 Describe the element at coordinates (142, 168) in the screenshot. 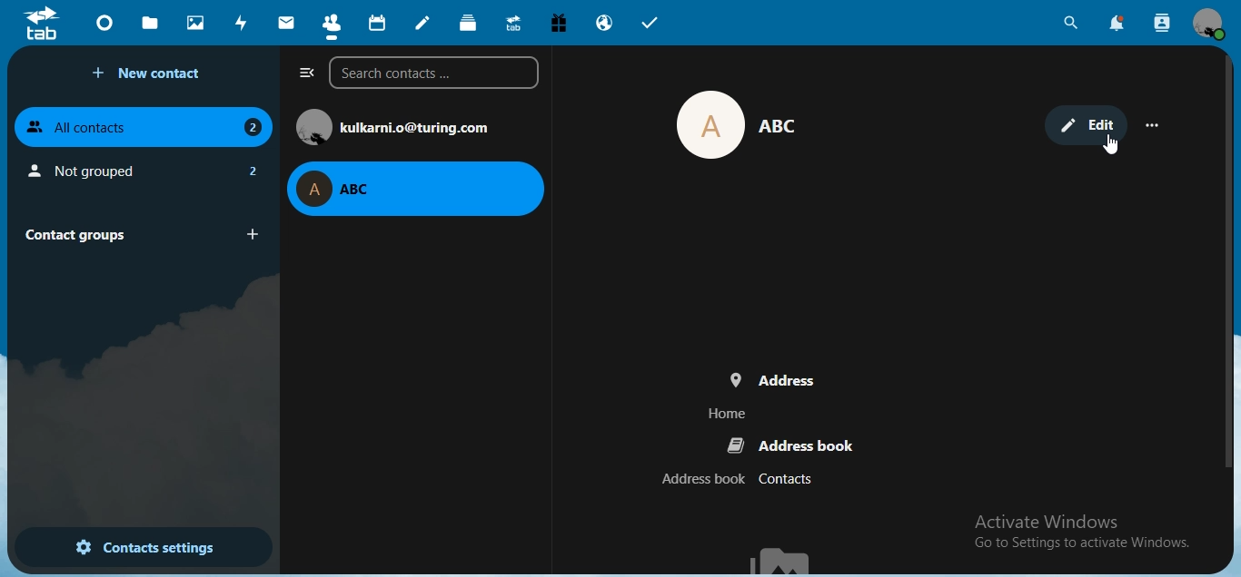

I see `not grouped` at that location.